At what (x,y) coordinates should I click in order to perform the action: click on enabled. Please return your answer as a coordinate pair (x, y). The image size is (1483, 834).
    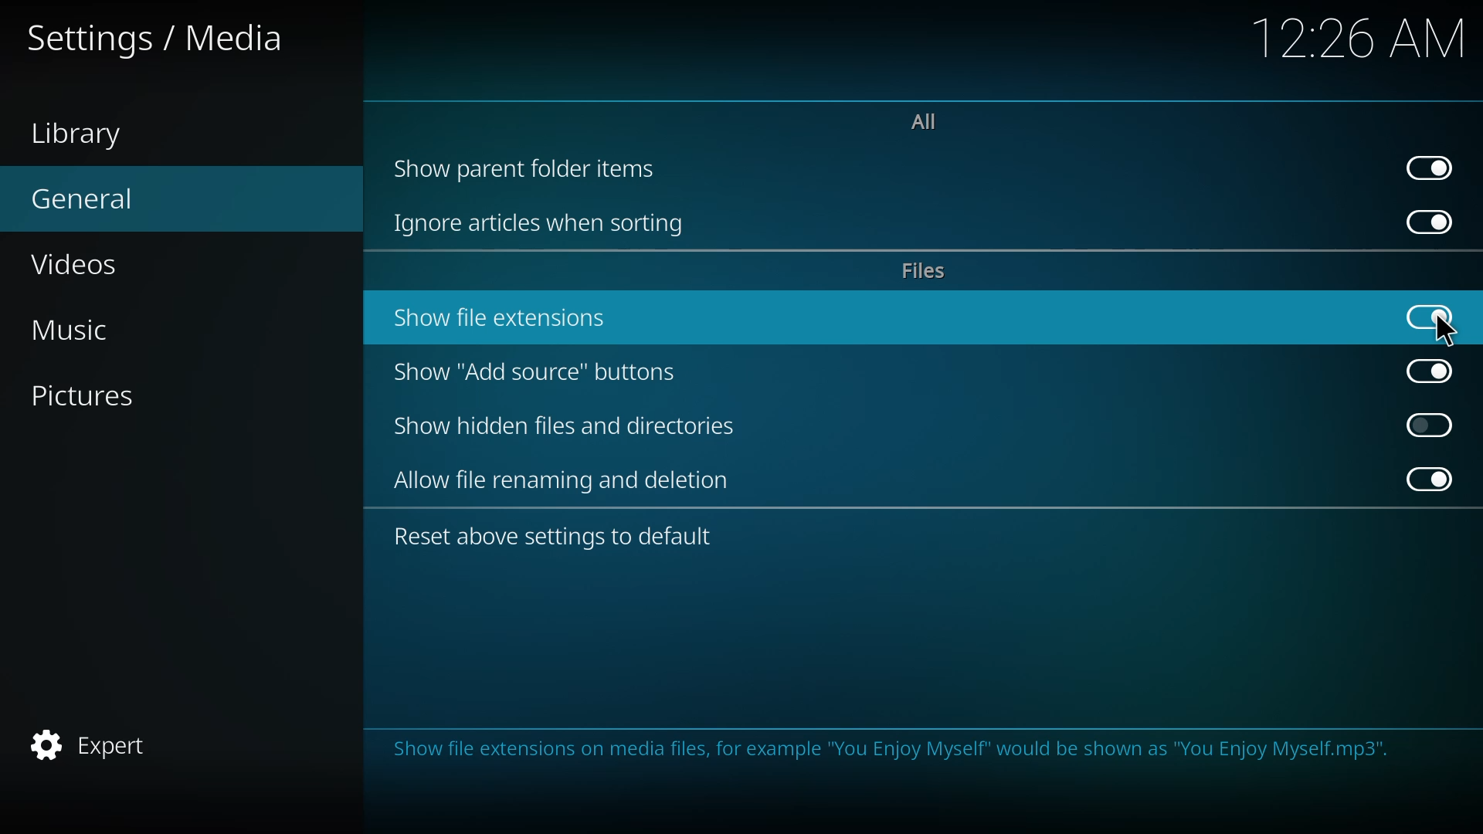
    Looking at the image, I should click on (1434, 317).